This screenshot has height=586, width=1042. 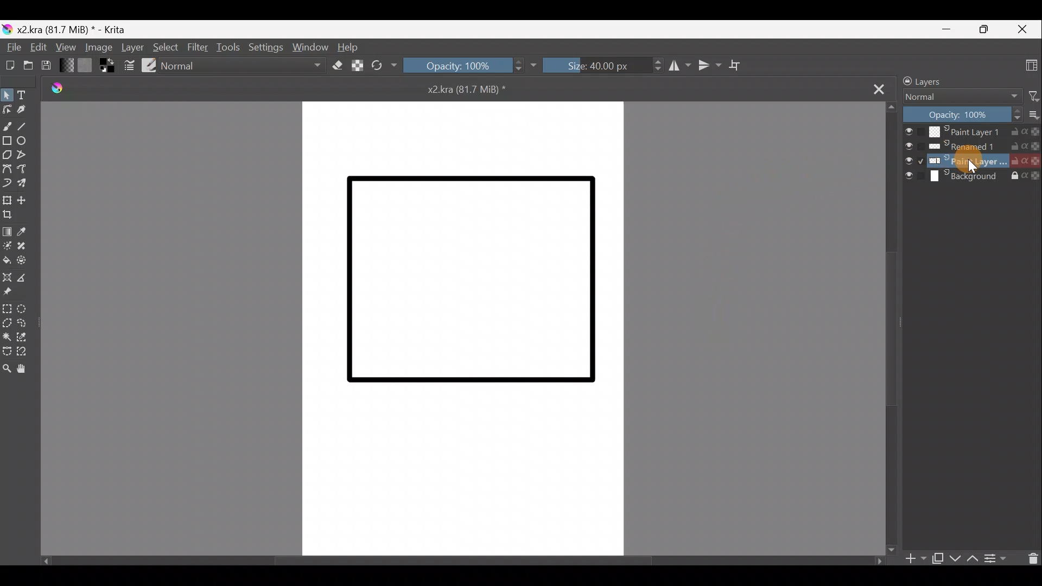 What do you see at coordinates (382, 67) in the screenshot?
I see `Reload original preset` at bounding box center [382, 67].